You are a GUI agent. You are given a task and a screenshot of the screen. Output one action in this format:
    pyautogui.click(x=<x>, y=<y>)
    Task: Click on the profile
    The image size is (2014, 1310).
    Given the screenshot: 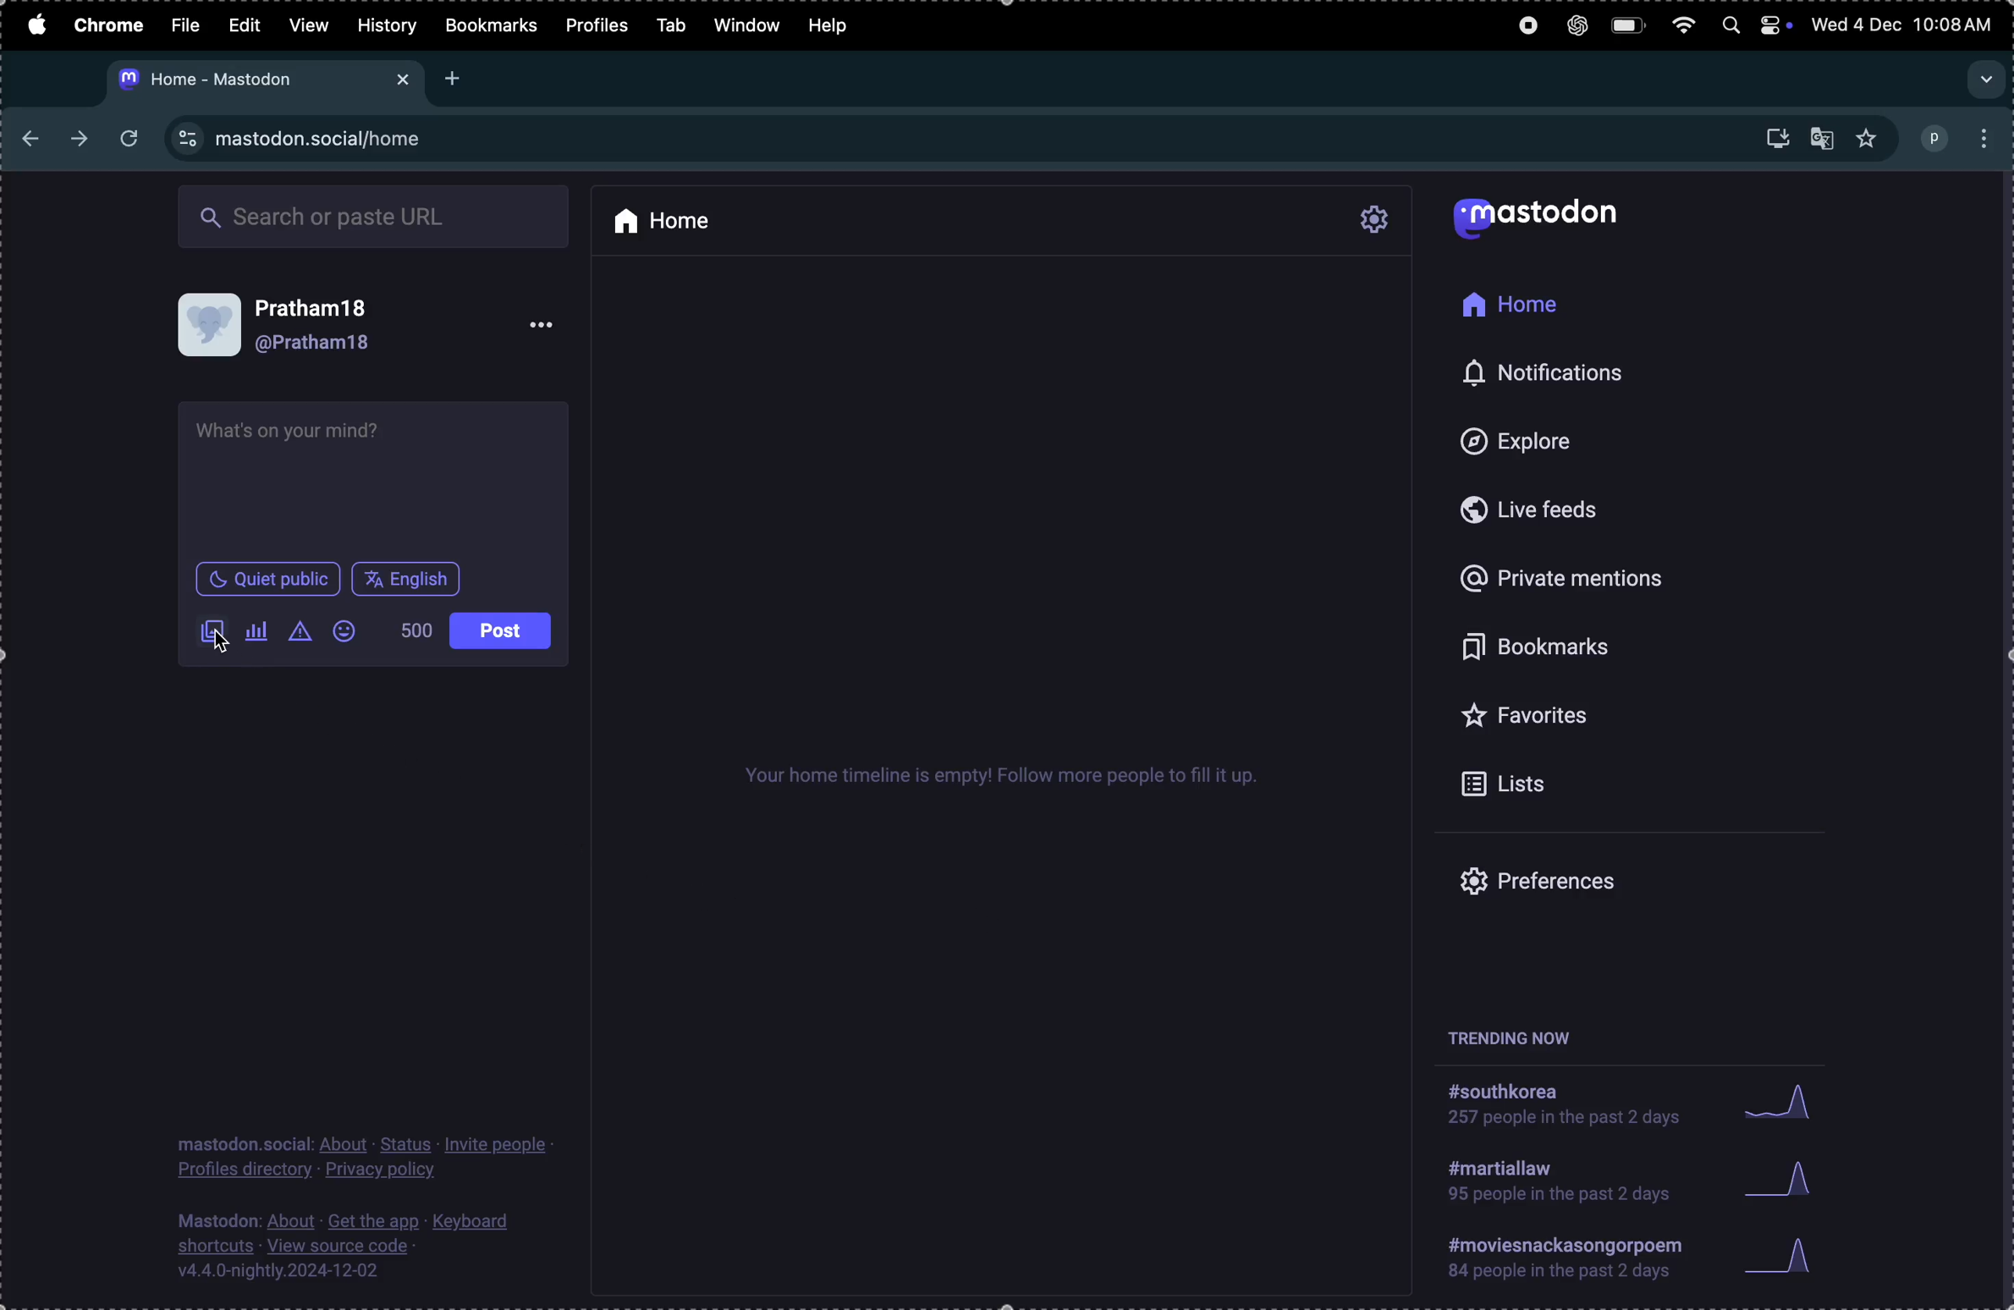 What is the action you would take?
    pyautogui.click(x=1959, y=135)
    